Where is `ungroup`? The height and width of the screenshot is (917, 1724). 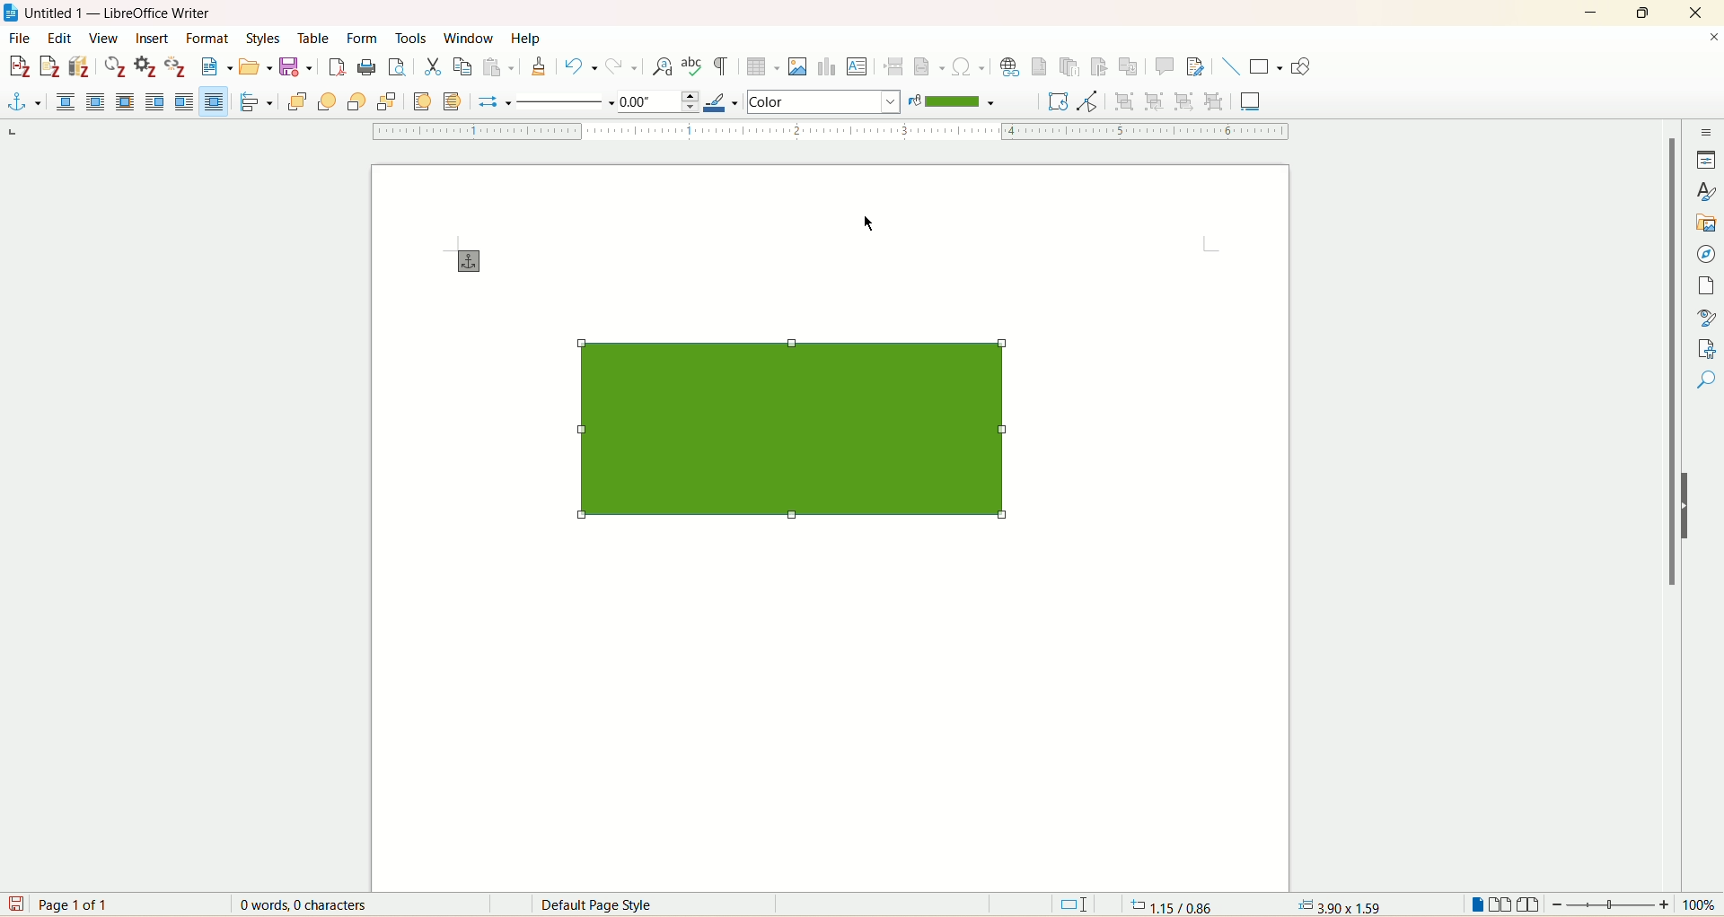
ungroup is located at coordinates (1214, 100).